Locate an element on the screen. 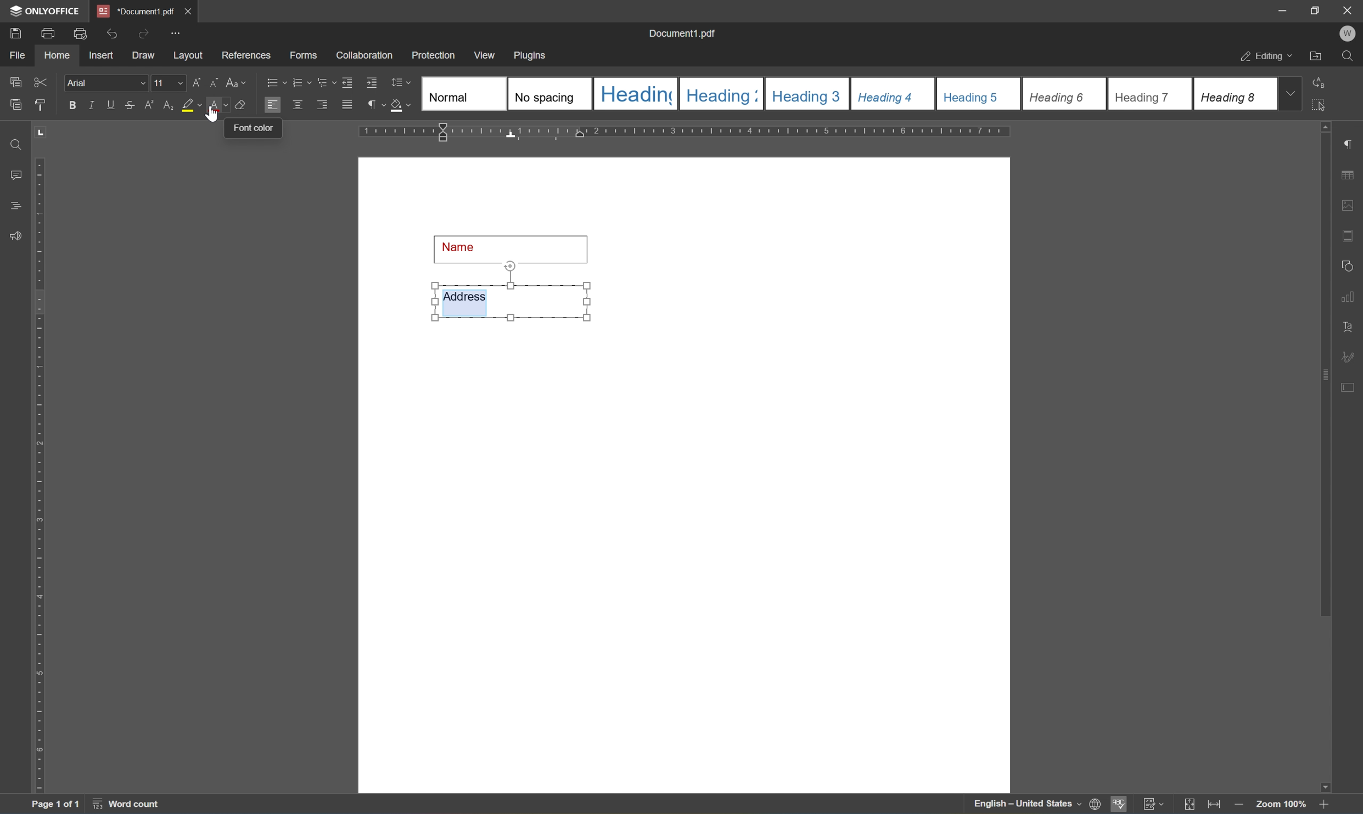  decrease indent is located at coordinates (347, 82).